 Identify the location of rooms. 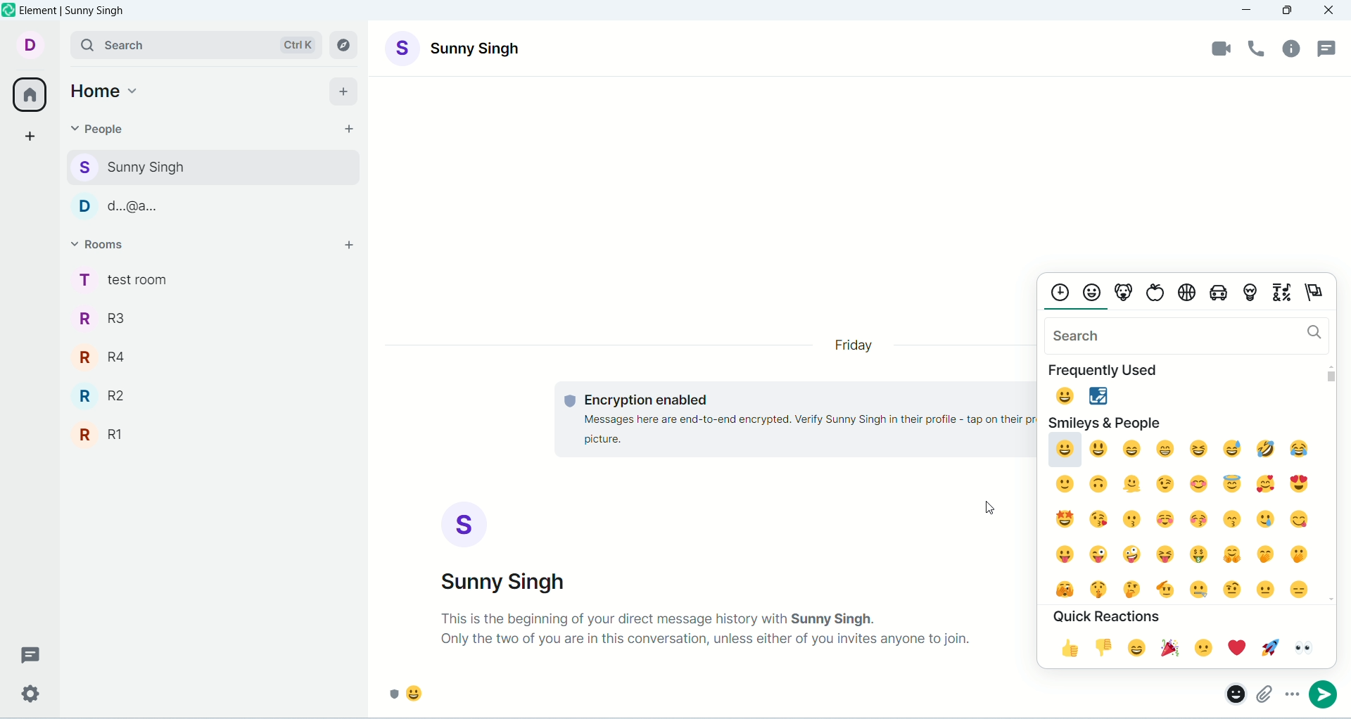
(103, 244).